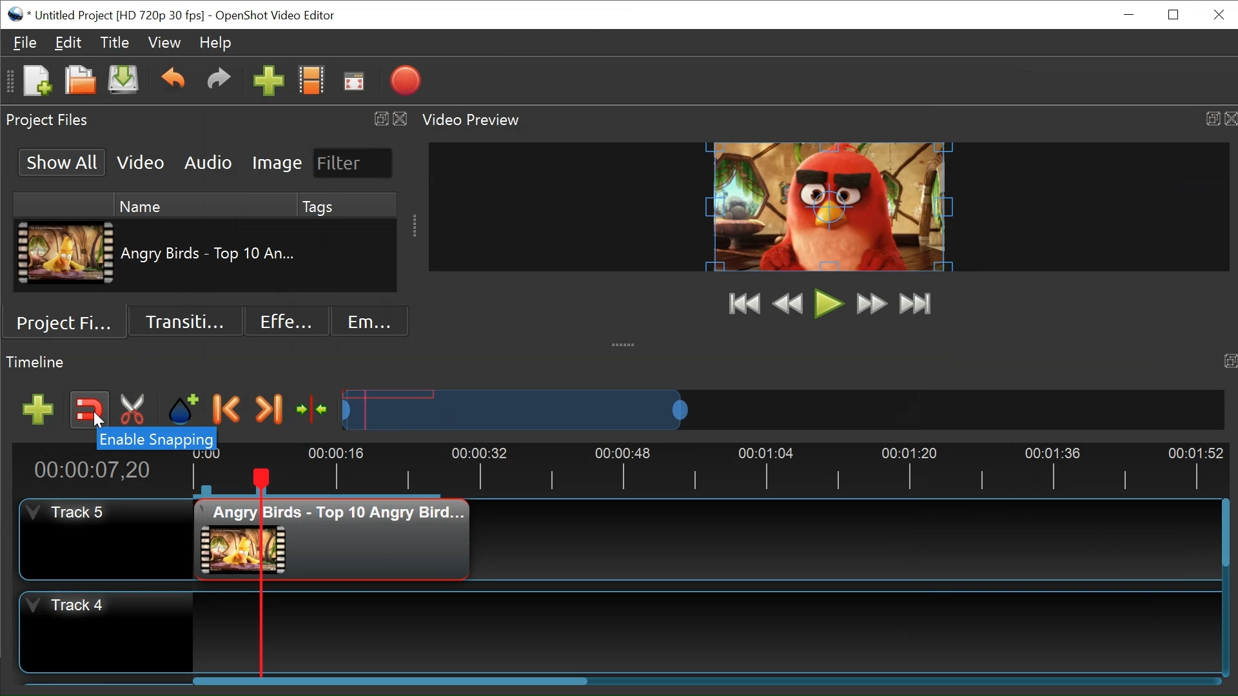 Image resolution: width=1238 pixels, height=696 pixels. Describe the element at coordinates (706, 469) in the screenshot. I see `Timeline` at that location.